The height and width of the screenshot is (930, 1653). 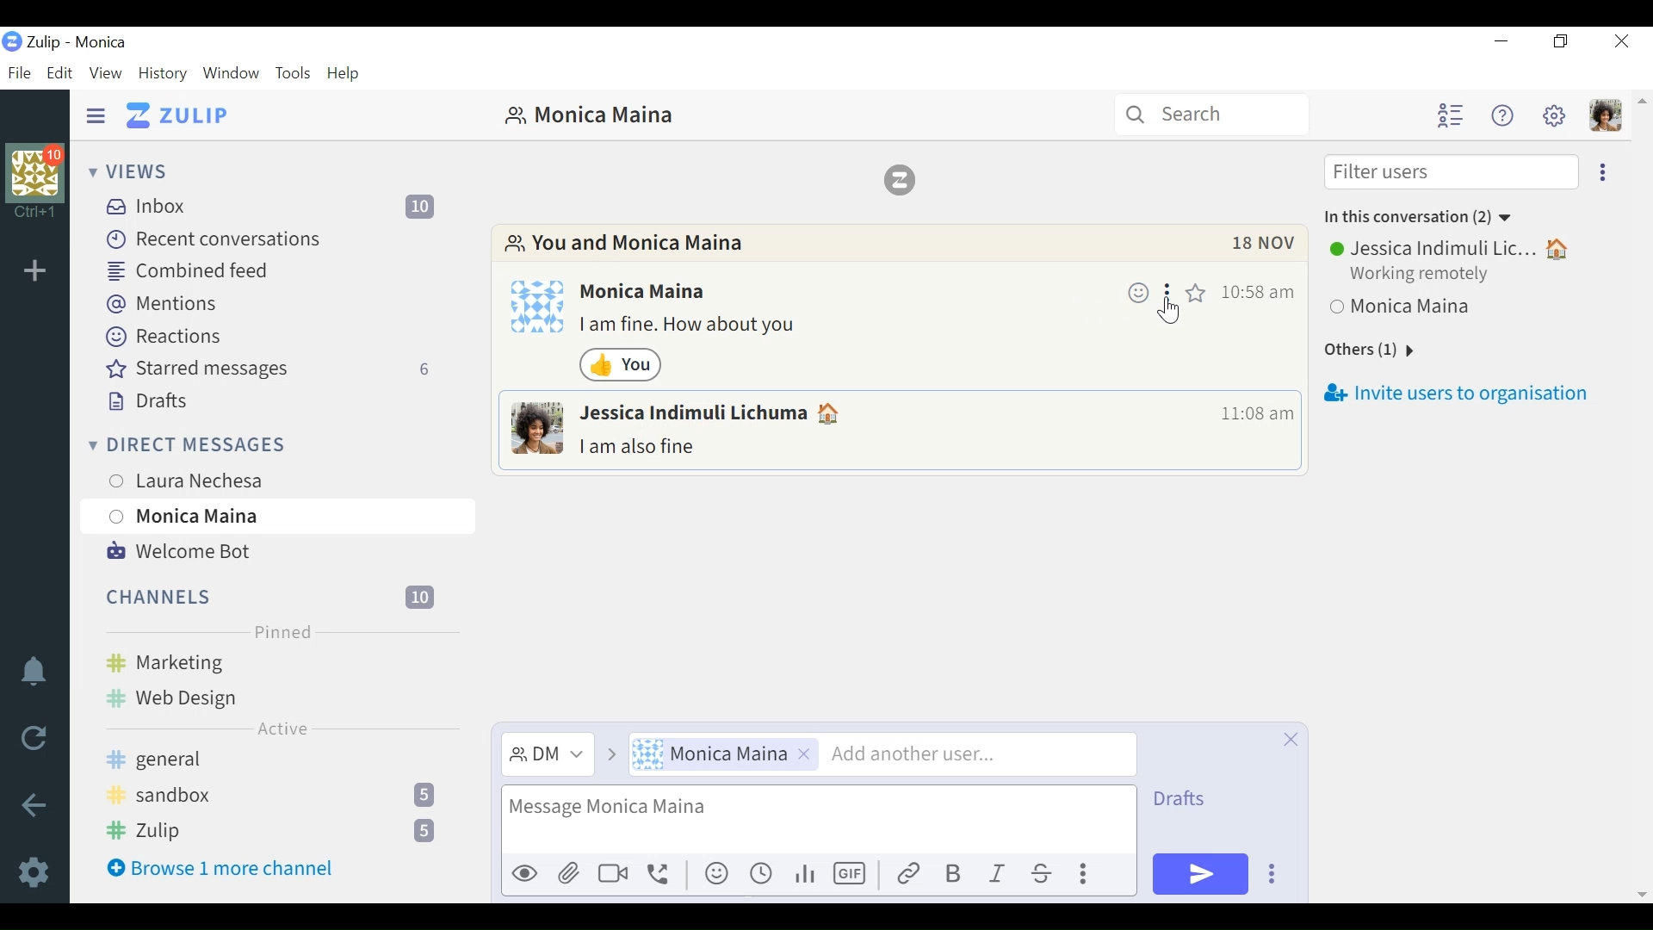 I want to click on I am also fine, so click(x=642, y=447).